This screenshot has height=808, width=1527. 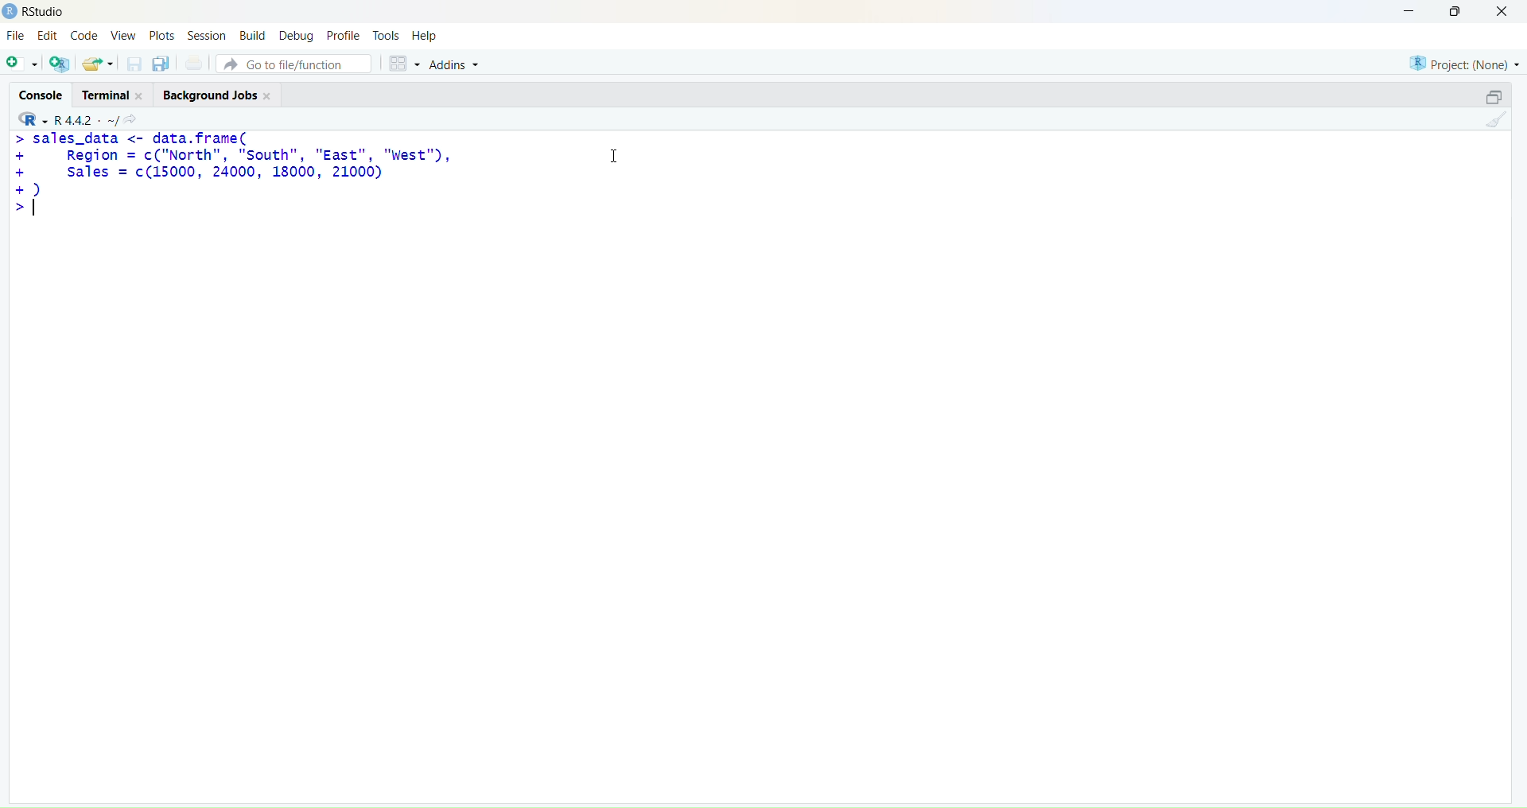 What do you see at coordinates (46, 37) in the screenshot?
I see `Edit` at bounding box center [46, 37].